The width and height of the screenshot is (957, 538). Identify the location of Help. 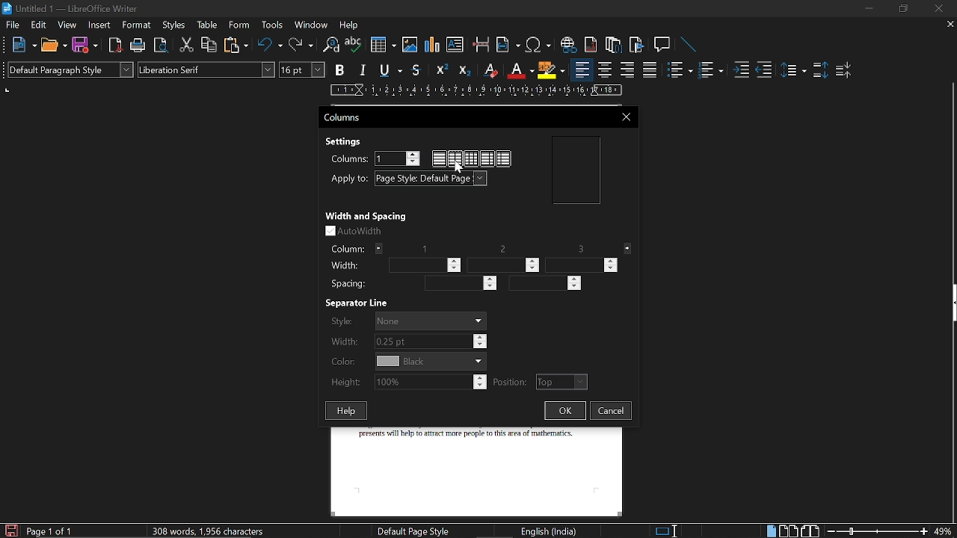
(345, 409).